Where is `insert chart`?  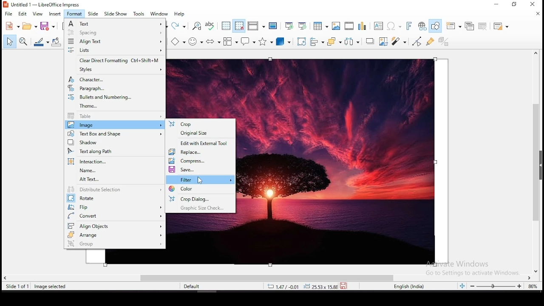 insert chart is located at coordinates (362, 26).